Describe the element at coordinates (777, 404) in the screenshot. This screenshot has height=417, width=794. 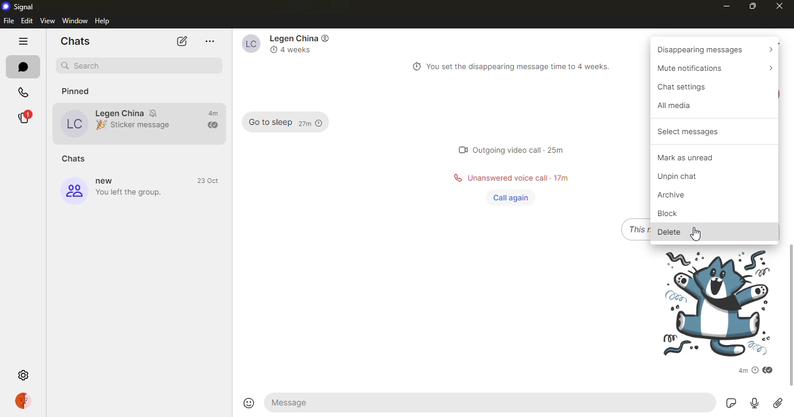
I see `attach` at that location.